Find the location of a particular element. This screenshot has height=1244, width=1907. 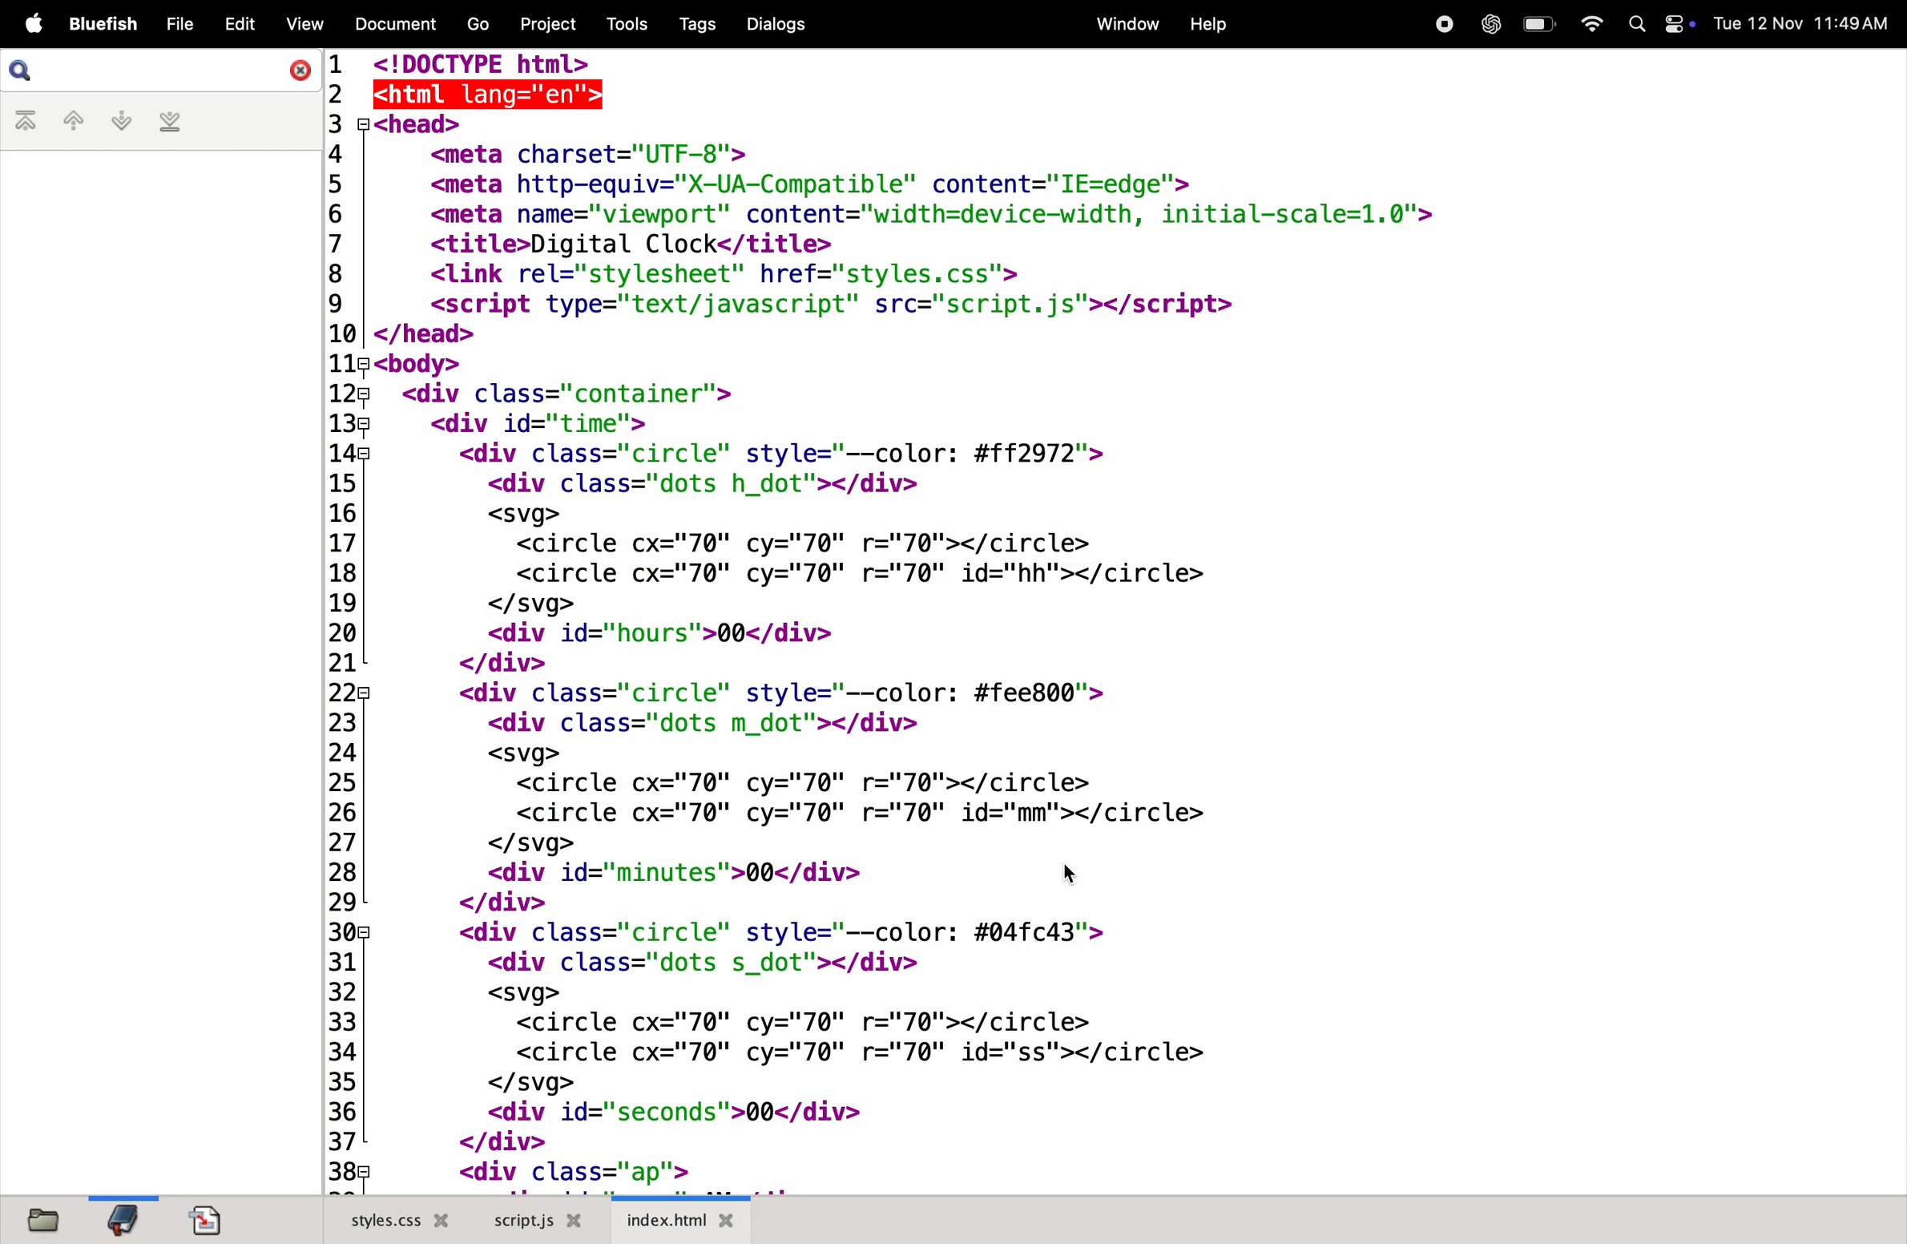

next bookmark is located at coordinates (119, 119).